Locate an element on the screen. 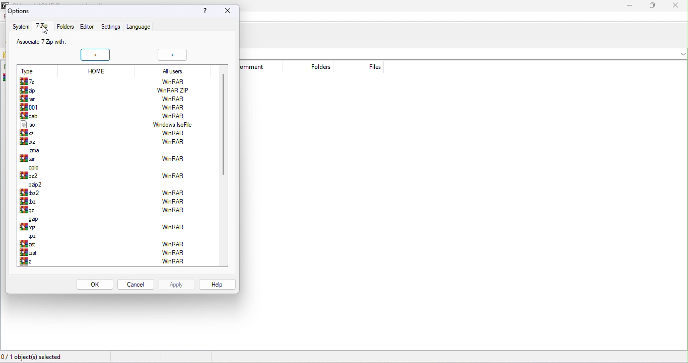 This screenshot has width=688, height=363. winrar is located at coordinates (175, 142).